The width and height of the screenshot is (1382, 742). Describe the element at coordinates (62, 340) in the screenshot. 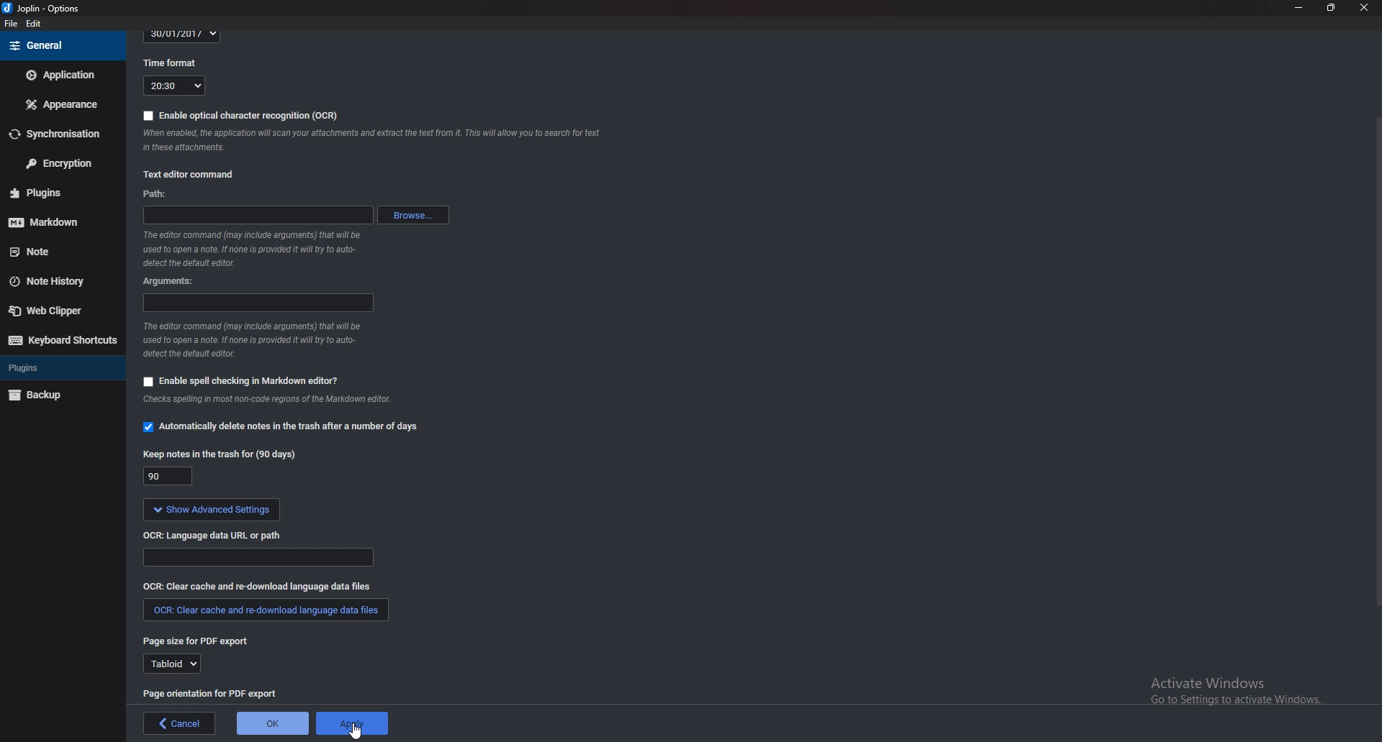

I see `Keyboard shortcuts` at that location.